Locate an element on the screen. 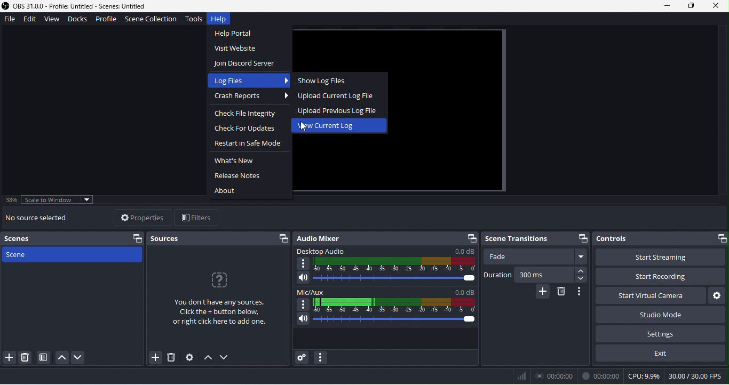 This screenshot has width=729, height=385. profile is located at coordinates (107, 21).